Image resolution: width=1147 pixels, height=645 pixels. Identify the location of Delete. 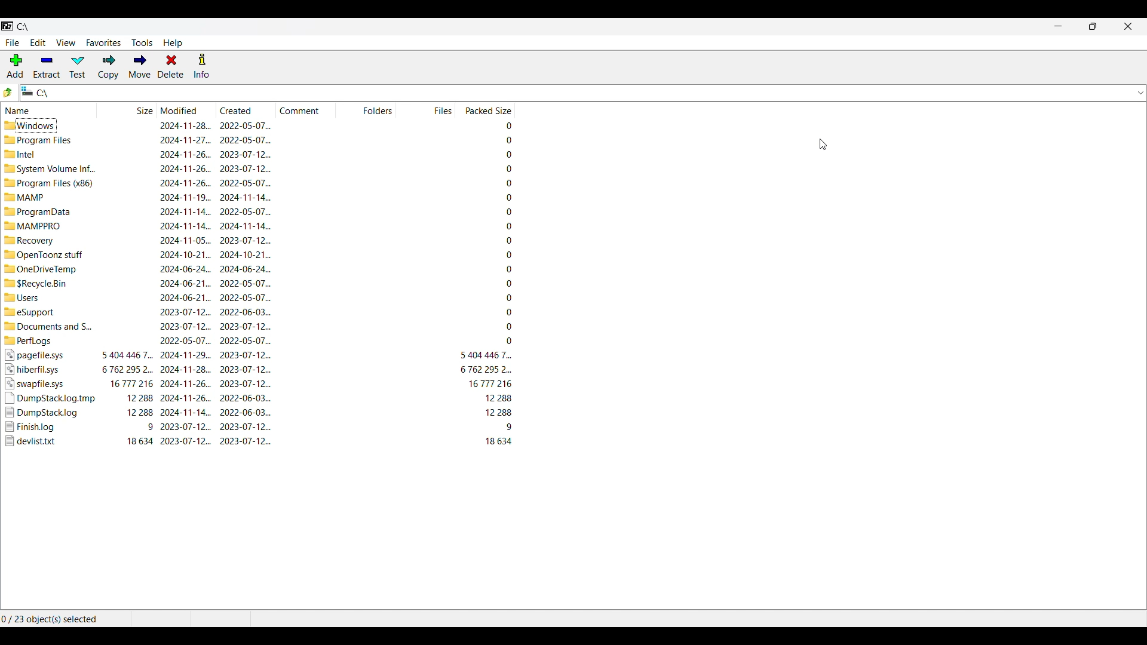
(171, 66).